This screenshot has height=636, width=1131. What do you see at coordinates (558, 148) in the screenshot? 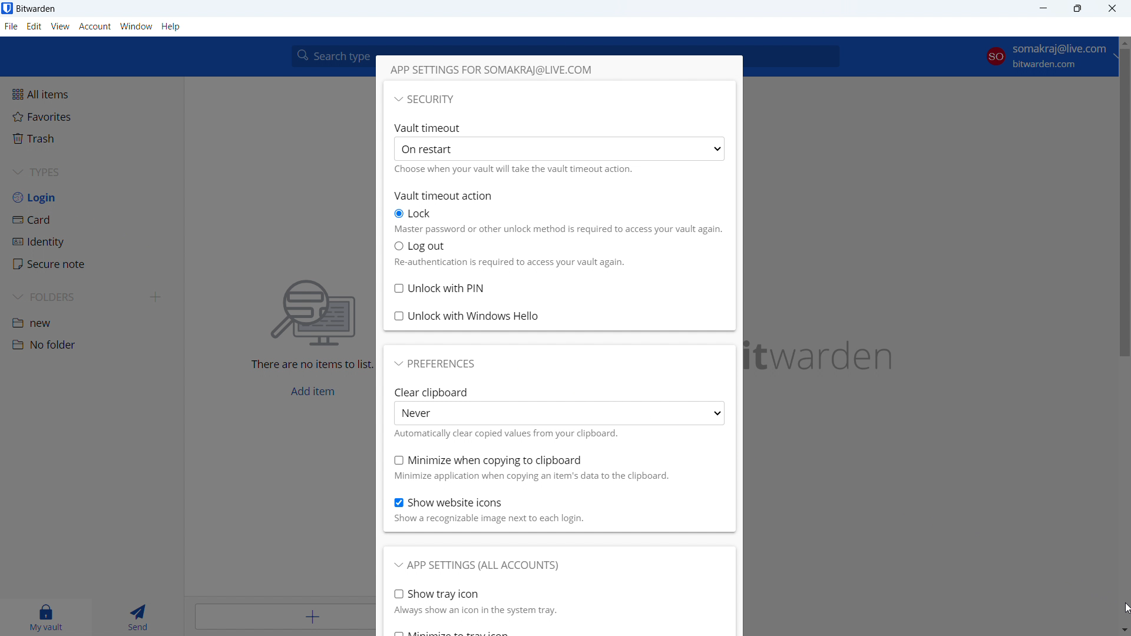
I see `select vault timeout` at bounding box center [558, 148].